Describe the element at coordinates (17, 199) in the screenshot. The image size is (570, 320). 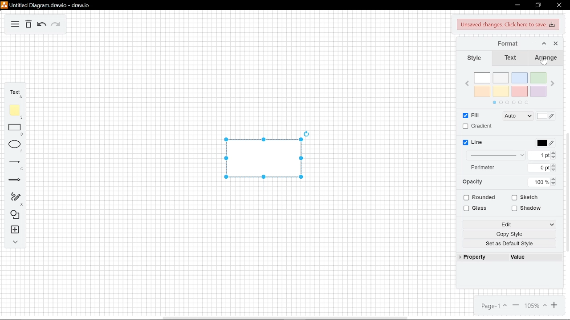
I see `freehand` at that location.